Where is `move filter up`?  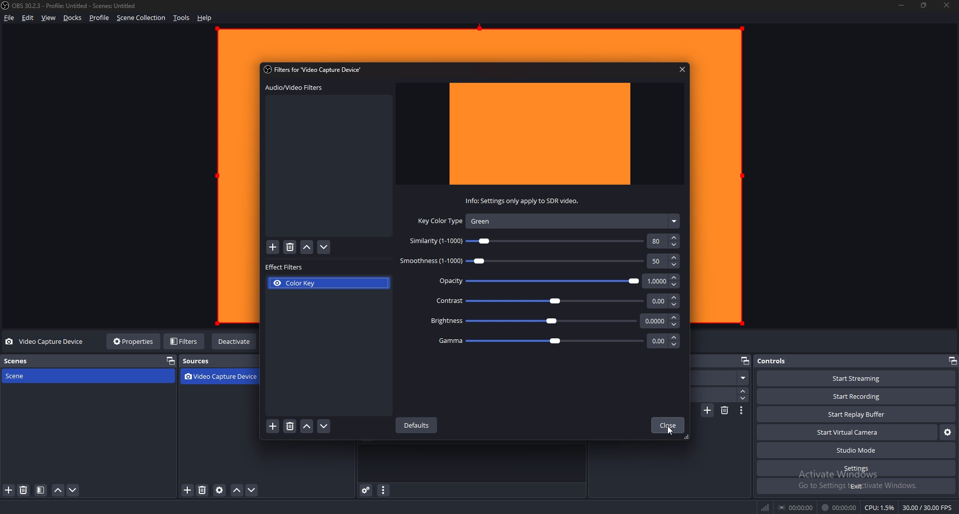 move filter up is located at coordinates (307, 427).